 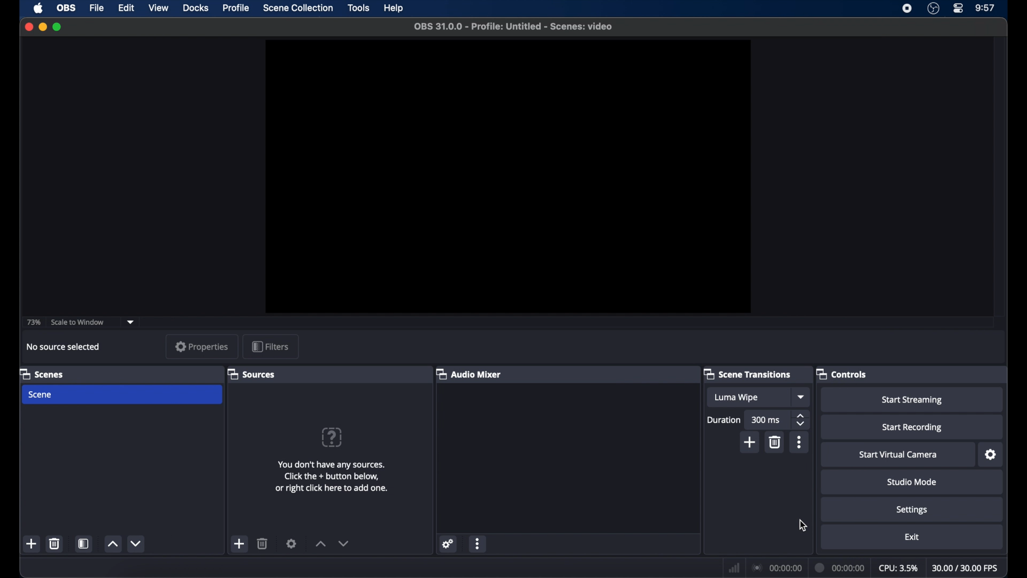 I want to click on 73%, so click(x=33, y=323).